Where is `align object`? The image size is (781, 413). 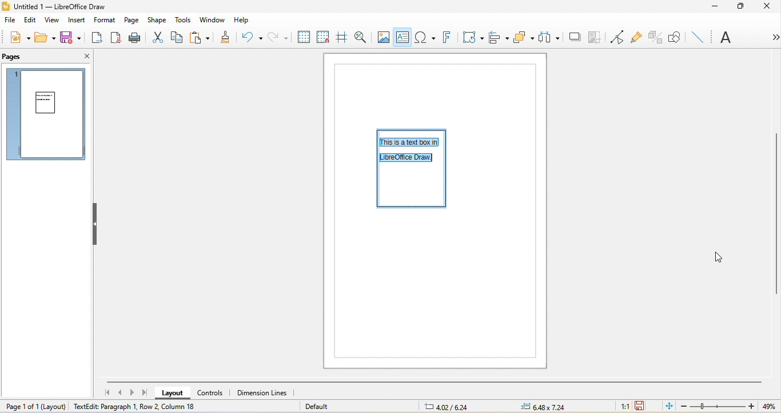
align object is located at coordinates (498, 38).